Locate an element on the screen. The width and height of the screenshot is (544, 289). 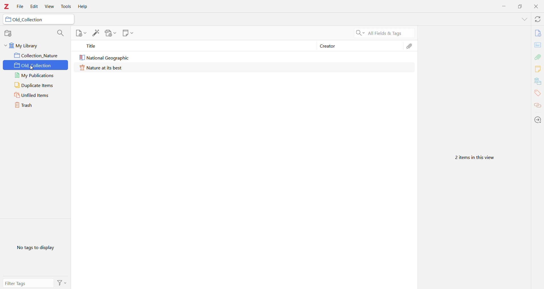
List all Tabs is located at coordinates (524, 19).